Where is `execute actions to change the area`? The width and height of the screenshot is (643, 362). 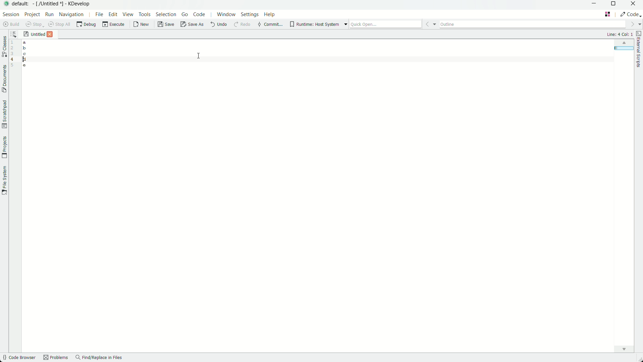
execute actions to change the area is located at coordinates (631, 14).